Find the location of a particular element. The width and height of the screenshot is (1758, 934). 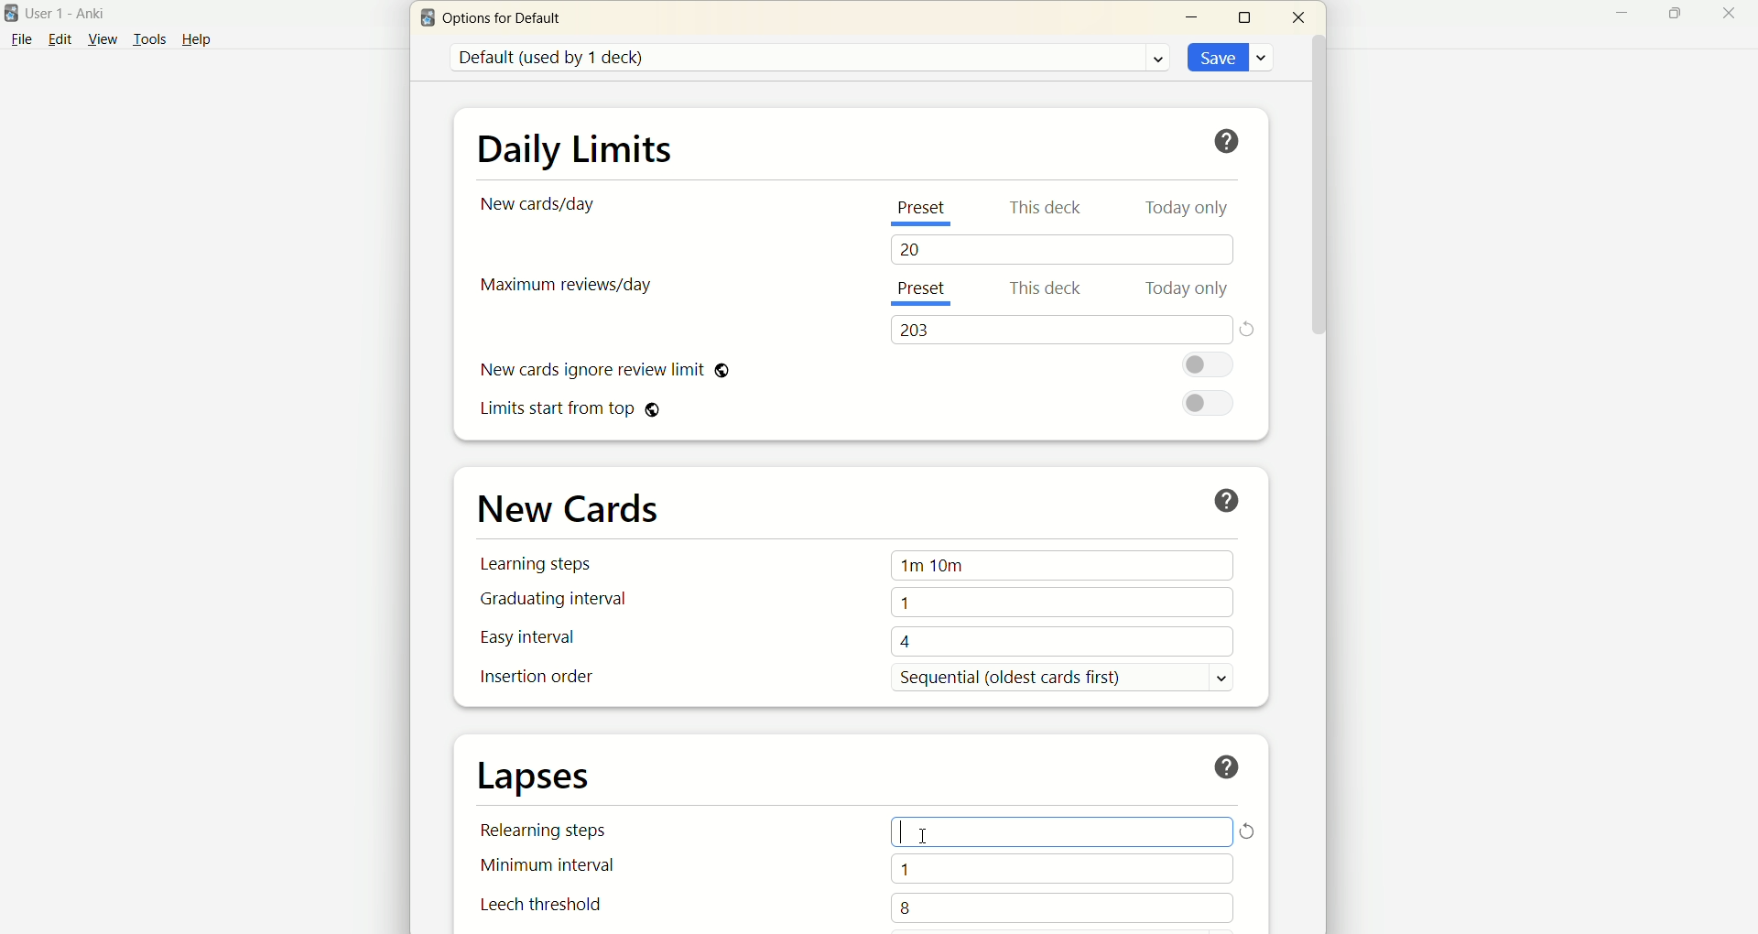

tools is located at coordinates (149, 39).